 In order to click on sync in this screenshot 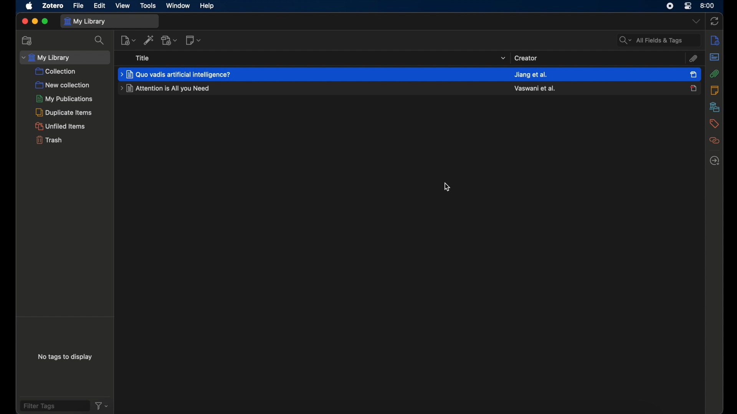, I will do `click(715, 20)`.